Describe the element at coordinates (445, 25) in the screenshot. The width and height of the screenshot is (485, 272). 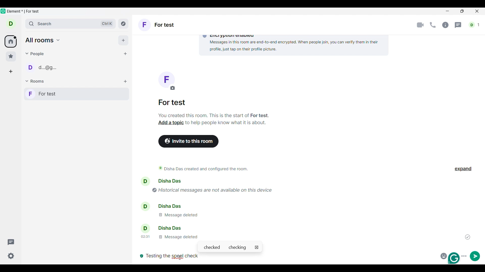
I see `Room info` at that location.